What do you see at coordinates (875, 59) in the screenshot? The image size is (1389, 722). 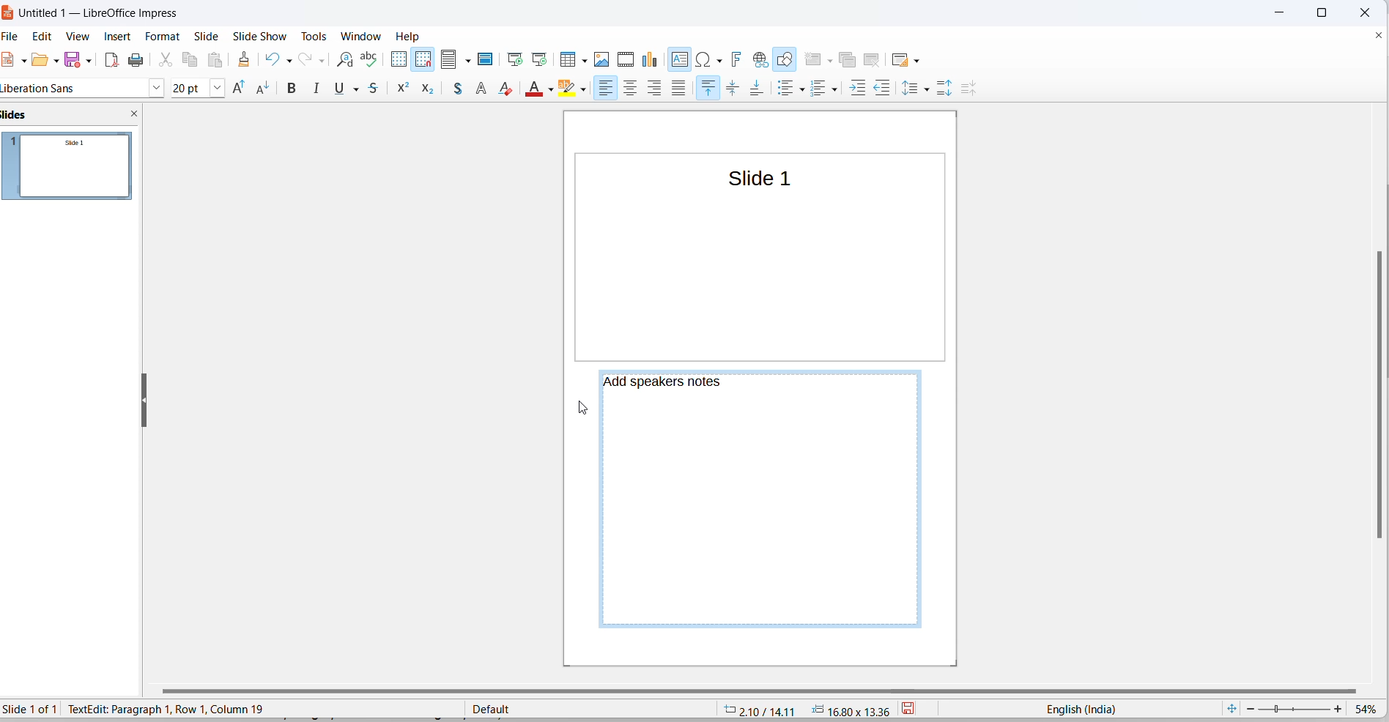 I see `delete slide` at bounding box center [875, 59].